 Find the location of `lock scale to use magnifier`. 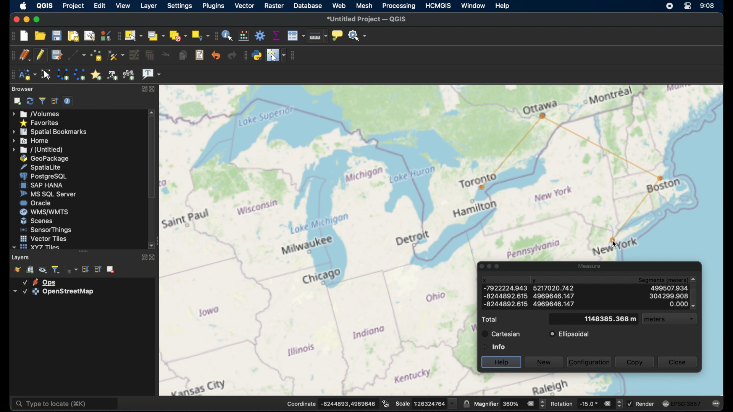

lock scale to use magnifier is located at coordinates (466, 404).